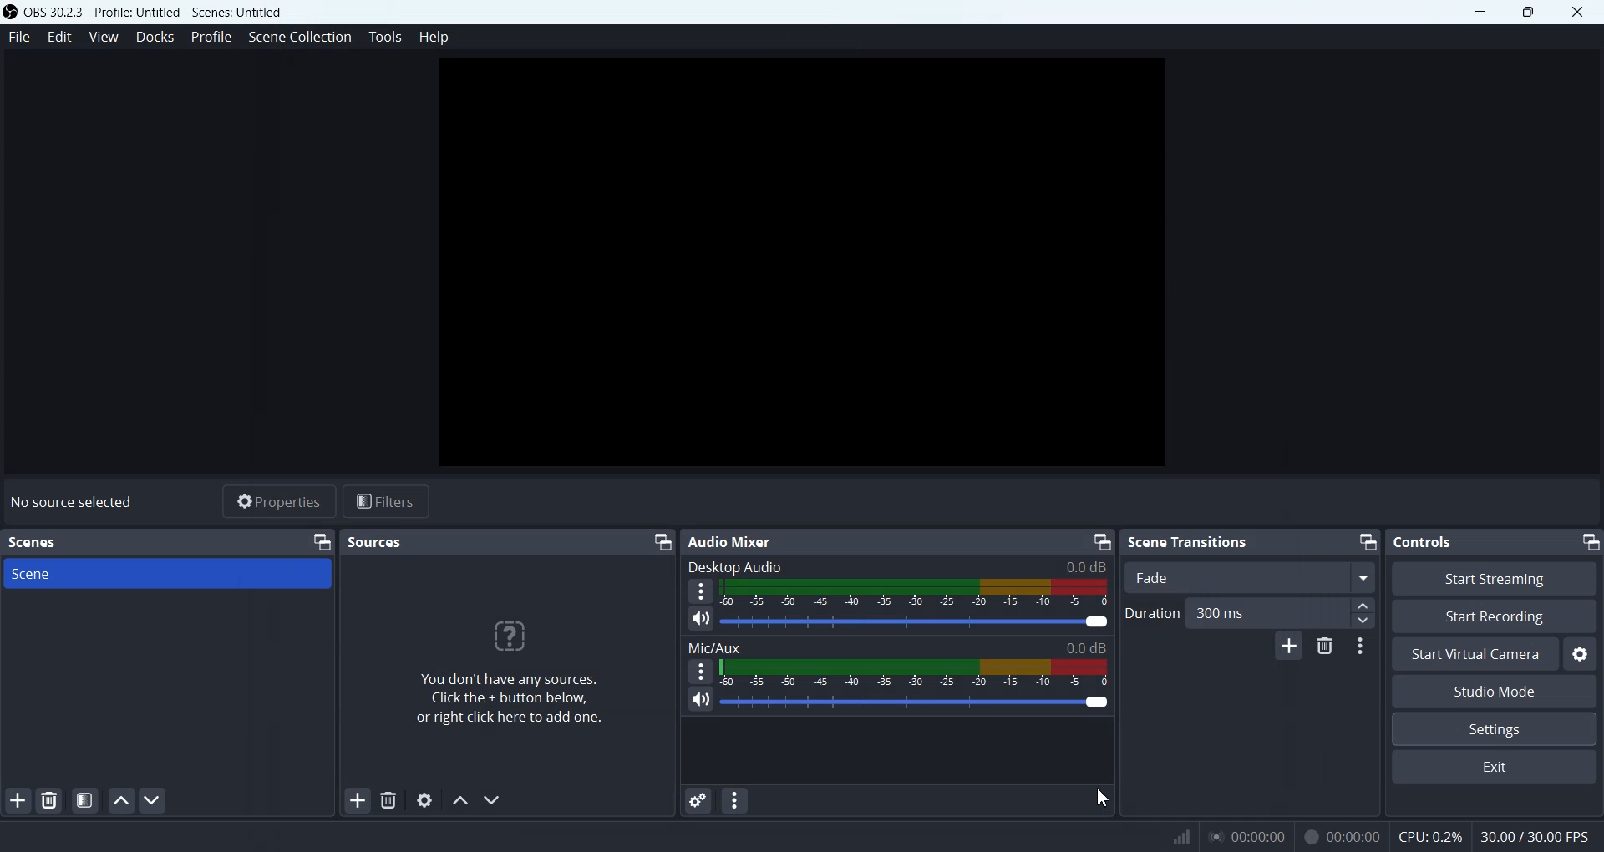 This screenshot has height=852, width=1604. I want to click on Scene Transitions, so click(1191, 542).